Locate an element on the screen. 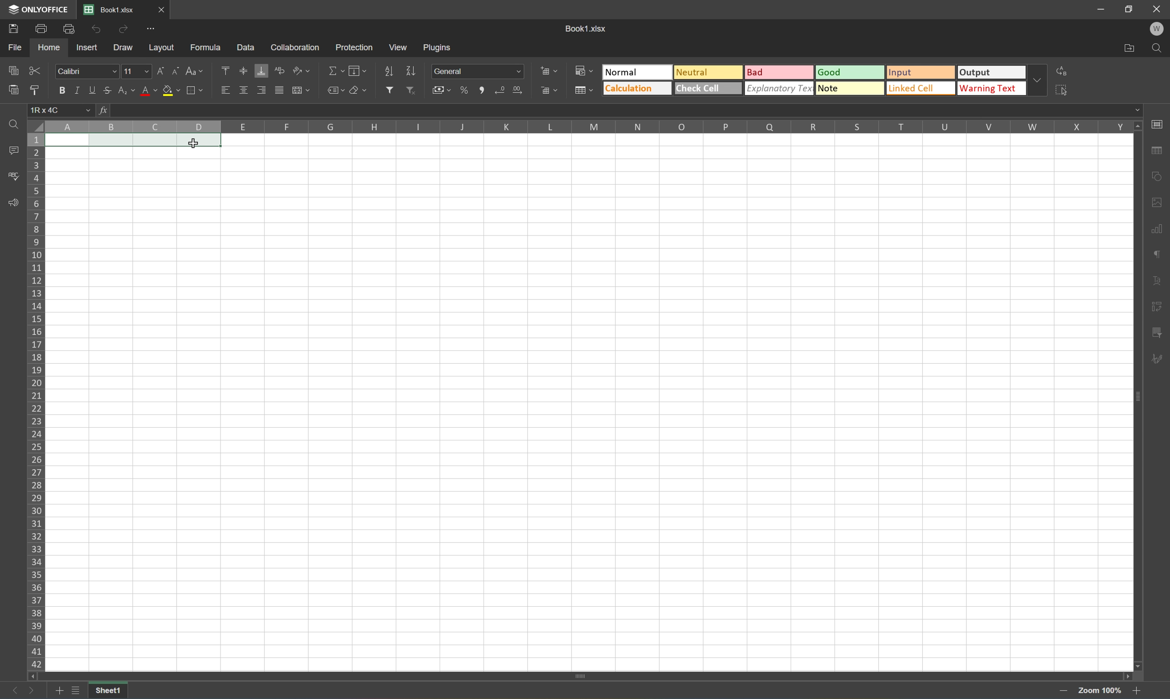 This screenshot has width=1170, height=699. Named ranges is located at coordinates (335, 89).